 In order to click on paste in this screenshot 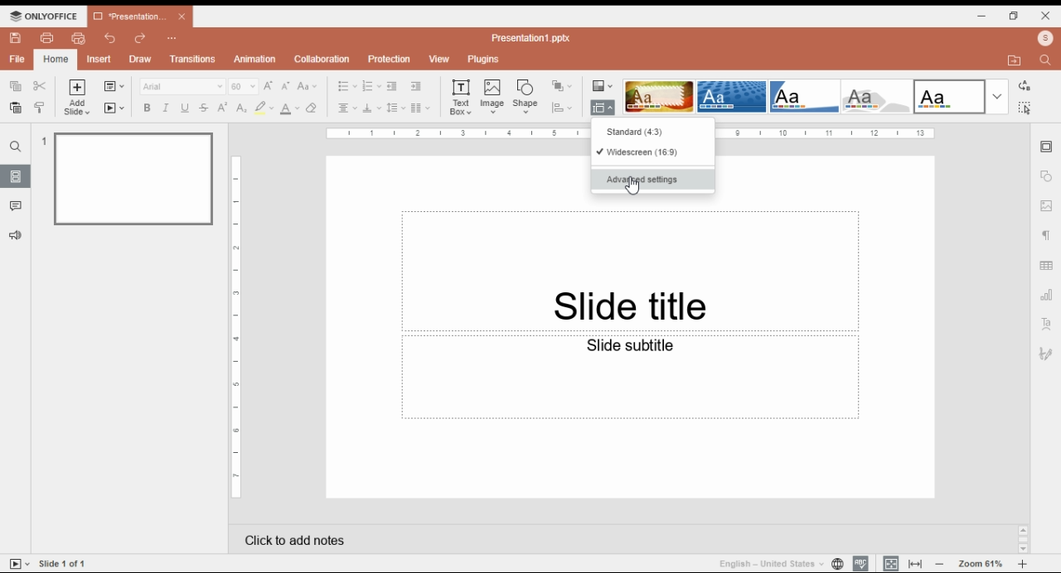, I will do `click(14, 108)`.